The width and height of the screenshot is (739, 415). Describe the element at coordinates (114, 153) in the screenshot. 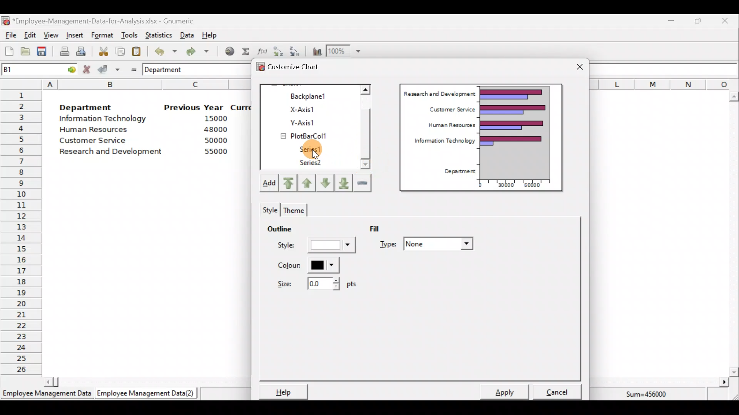

I see `Research and Development` at that location.